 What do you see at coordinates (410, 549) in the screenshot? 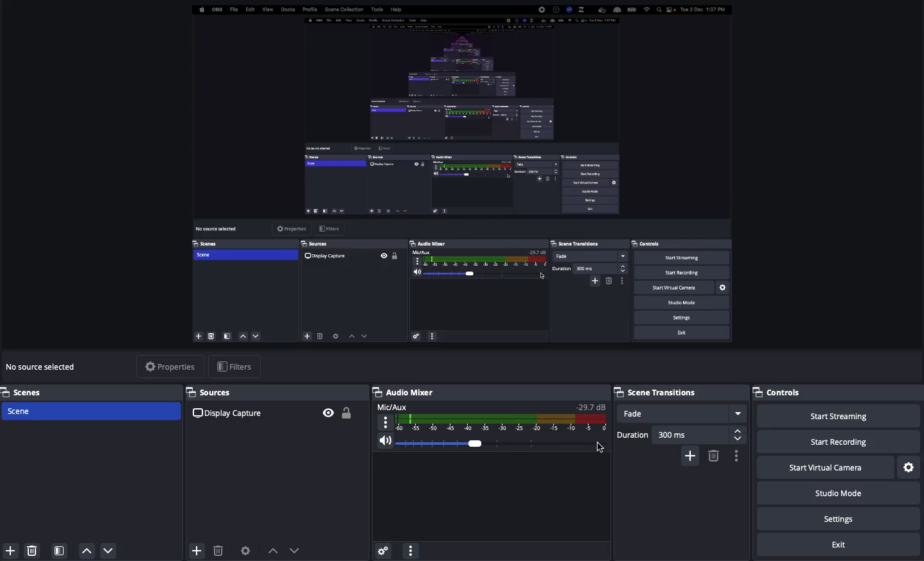
I see `More` at bounding box center [410, 549].